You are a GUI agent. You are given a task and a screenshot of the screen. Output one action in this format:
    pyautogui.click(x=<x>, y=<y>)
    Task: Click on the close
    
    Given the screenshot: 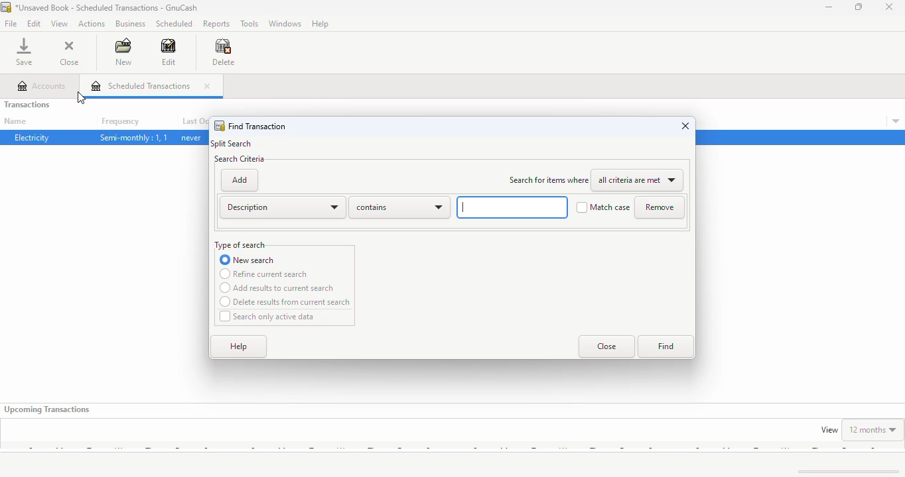 What is the action you would take?
    pyautogui.click(x=606, y=346)
    